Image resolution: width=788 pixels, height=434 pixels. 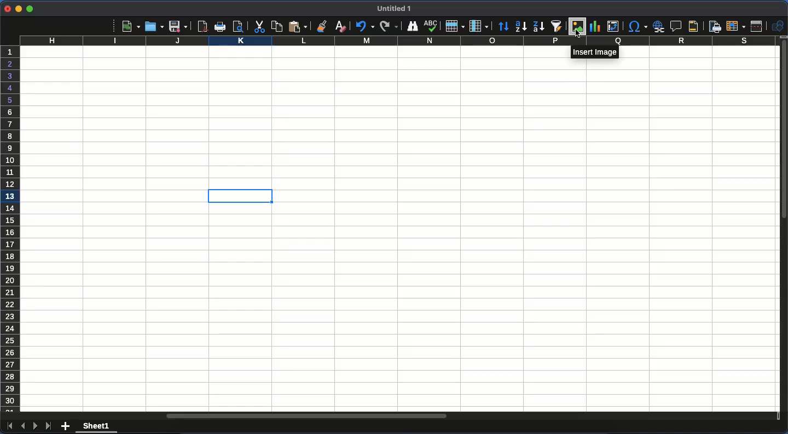 I want to click on paste, so click(x=276, y=26).